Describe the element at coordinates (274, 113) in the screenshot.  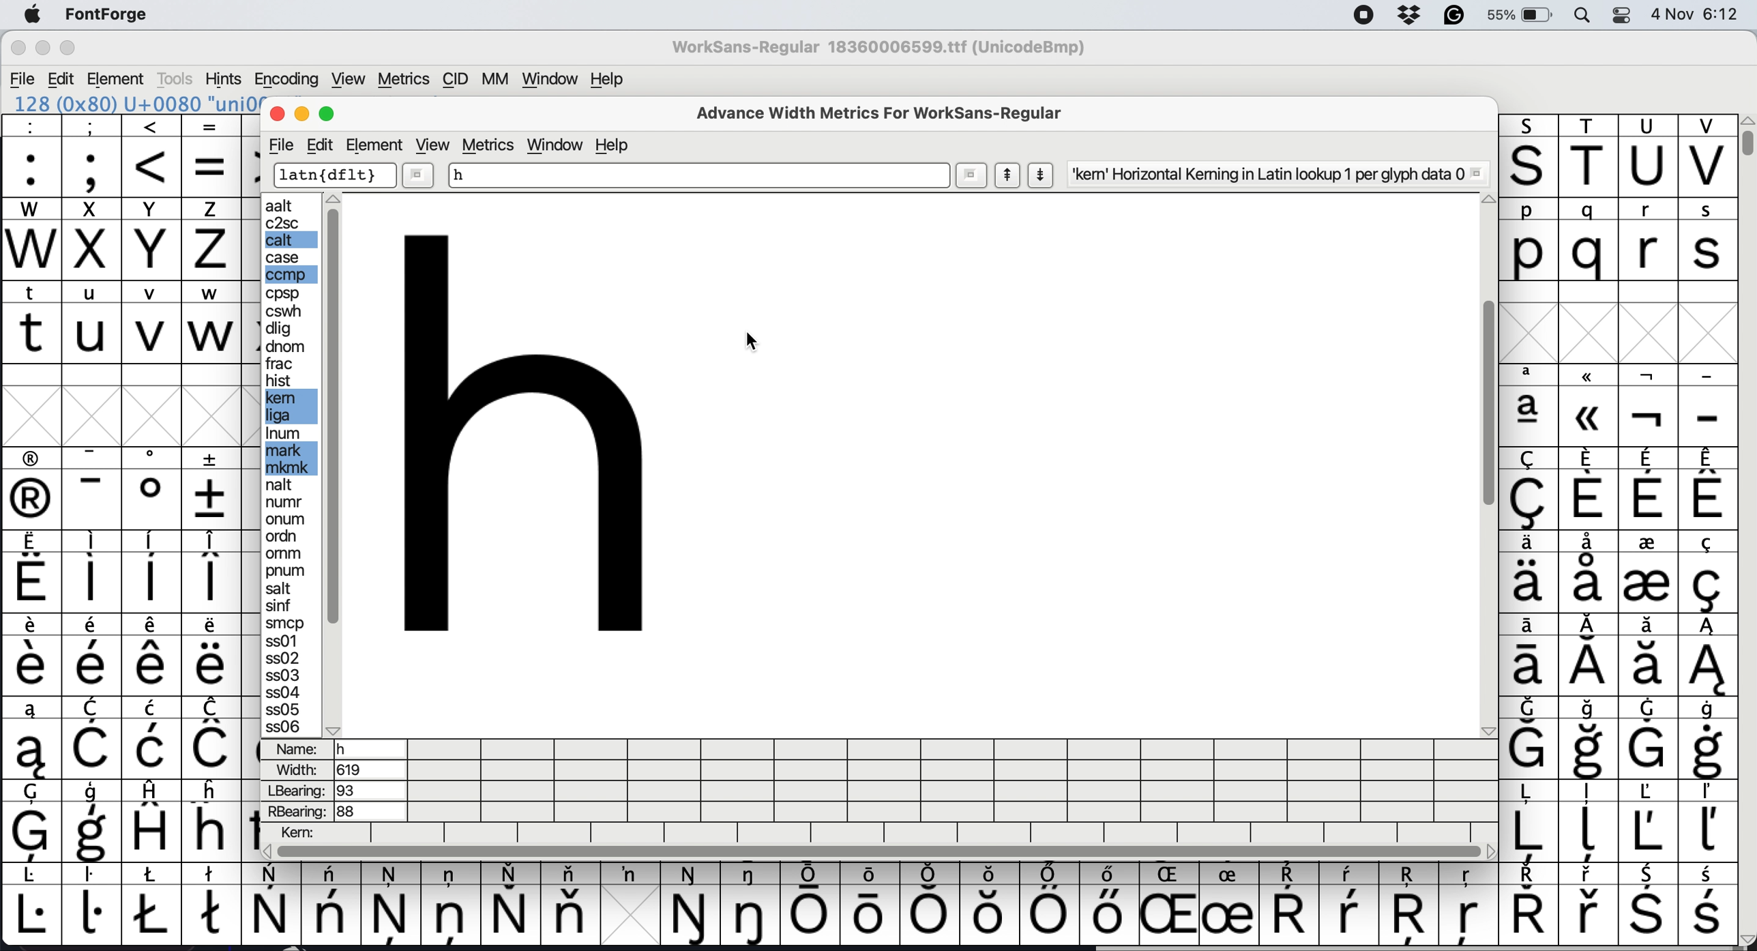
I see `close` at that location.